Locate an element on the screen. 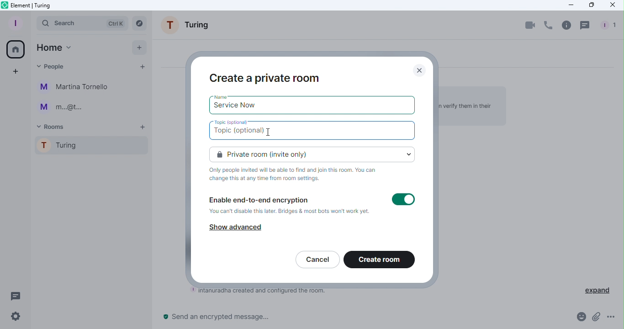  Name is located at coordinates (222, 96).